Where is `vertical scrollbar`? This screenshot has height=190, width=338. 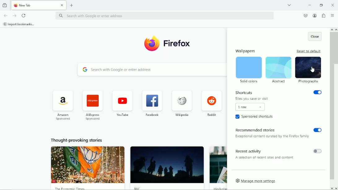
vertical scrollbar is located at coordinates (331, 109).